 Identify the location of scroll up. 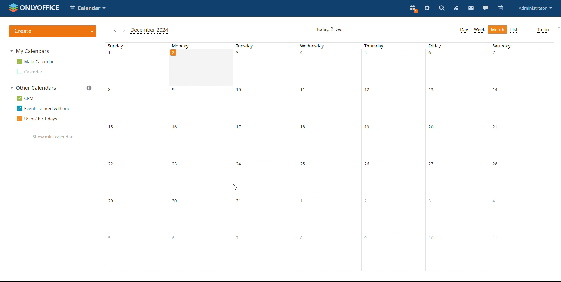
(558, 27).